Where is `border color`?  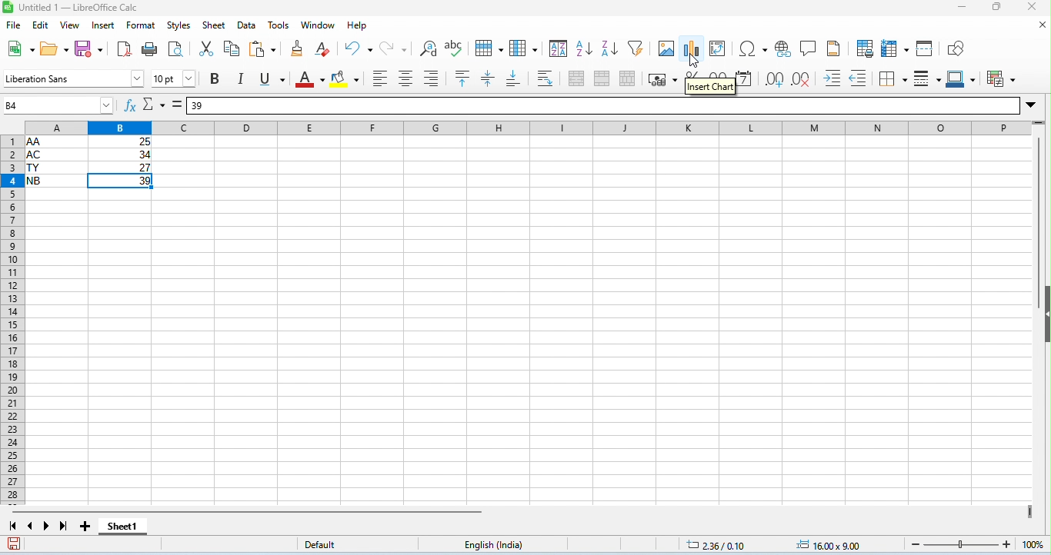 border color is located at coordinates (963, 81).